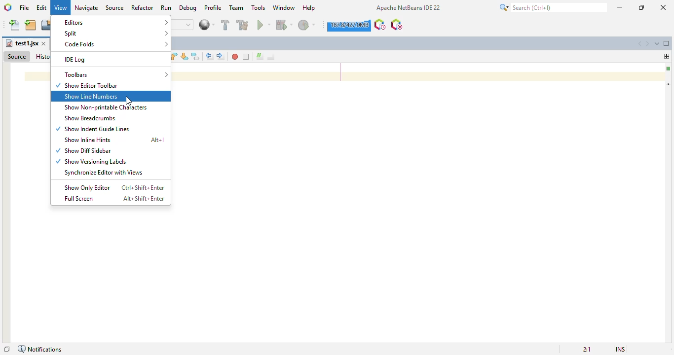  Describe the element at coordinates (221, 57) in the screenshot. I see `shift line right` at that location.